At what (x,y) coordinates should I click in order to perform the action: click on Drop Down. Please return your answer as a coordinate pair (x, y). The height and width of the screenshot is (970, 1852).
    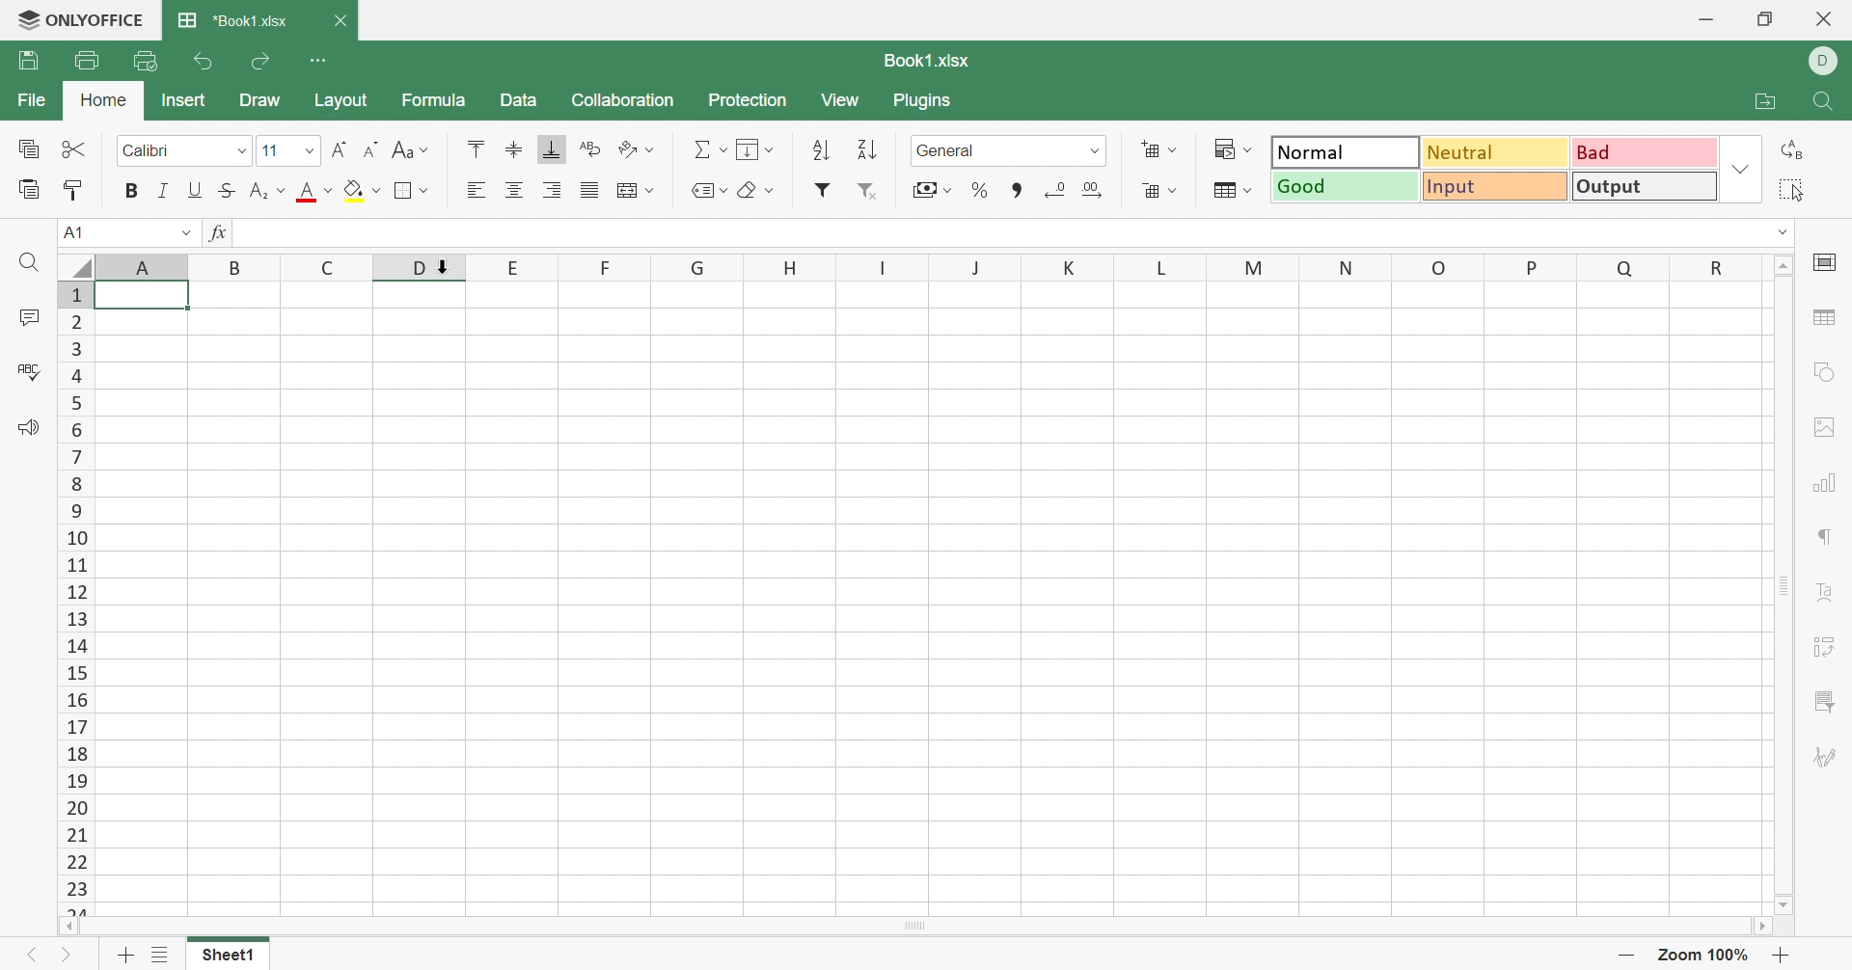
    Looking at the image, I should click on (1746, 164).